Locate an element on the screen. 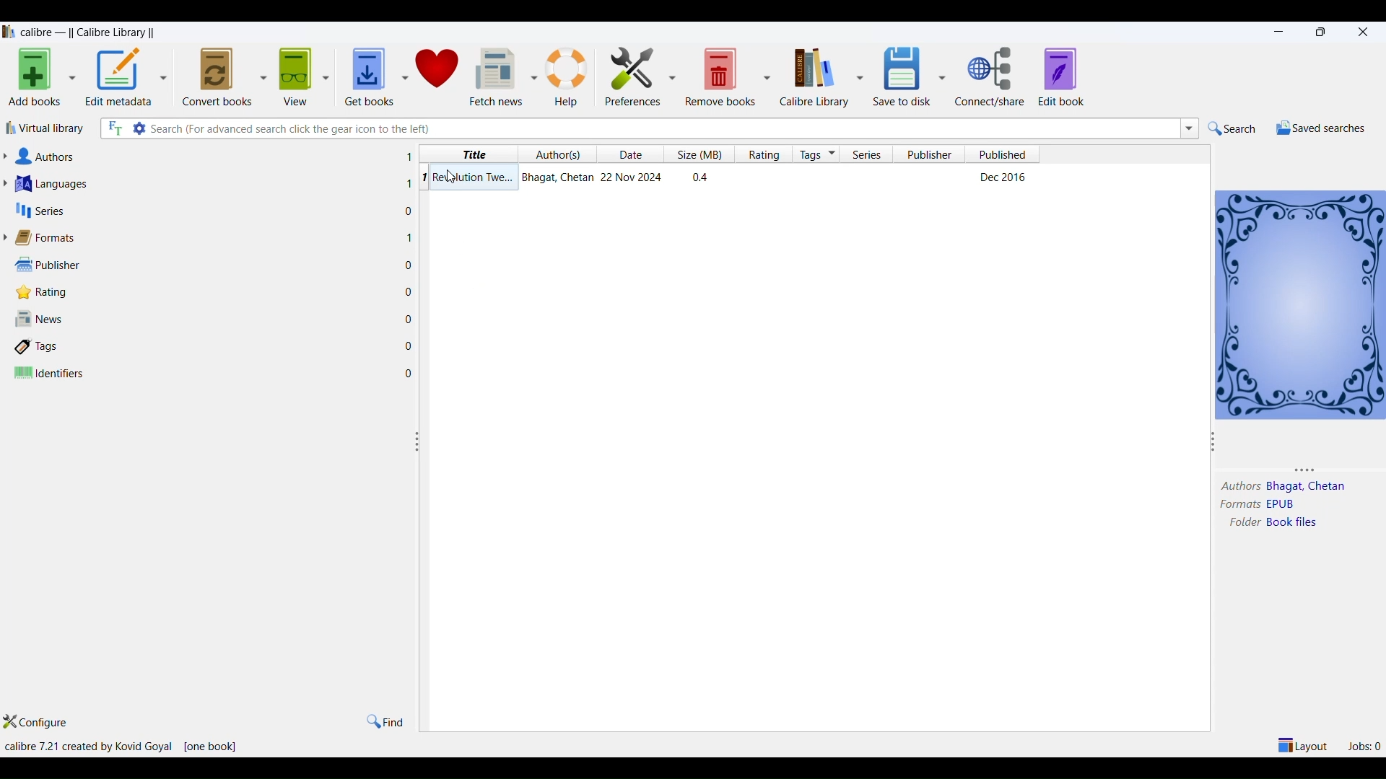 Image resolution: width=1386 pixels, height=779 pixels. rating is located at coordinates (766, 154).